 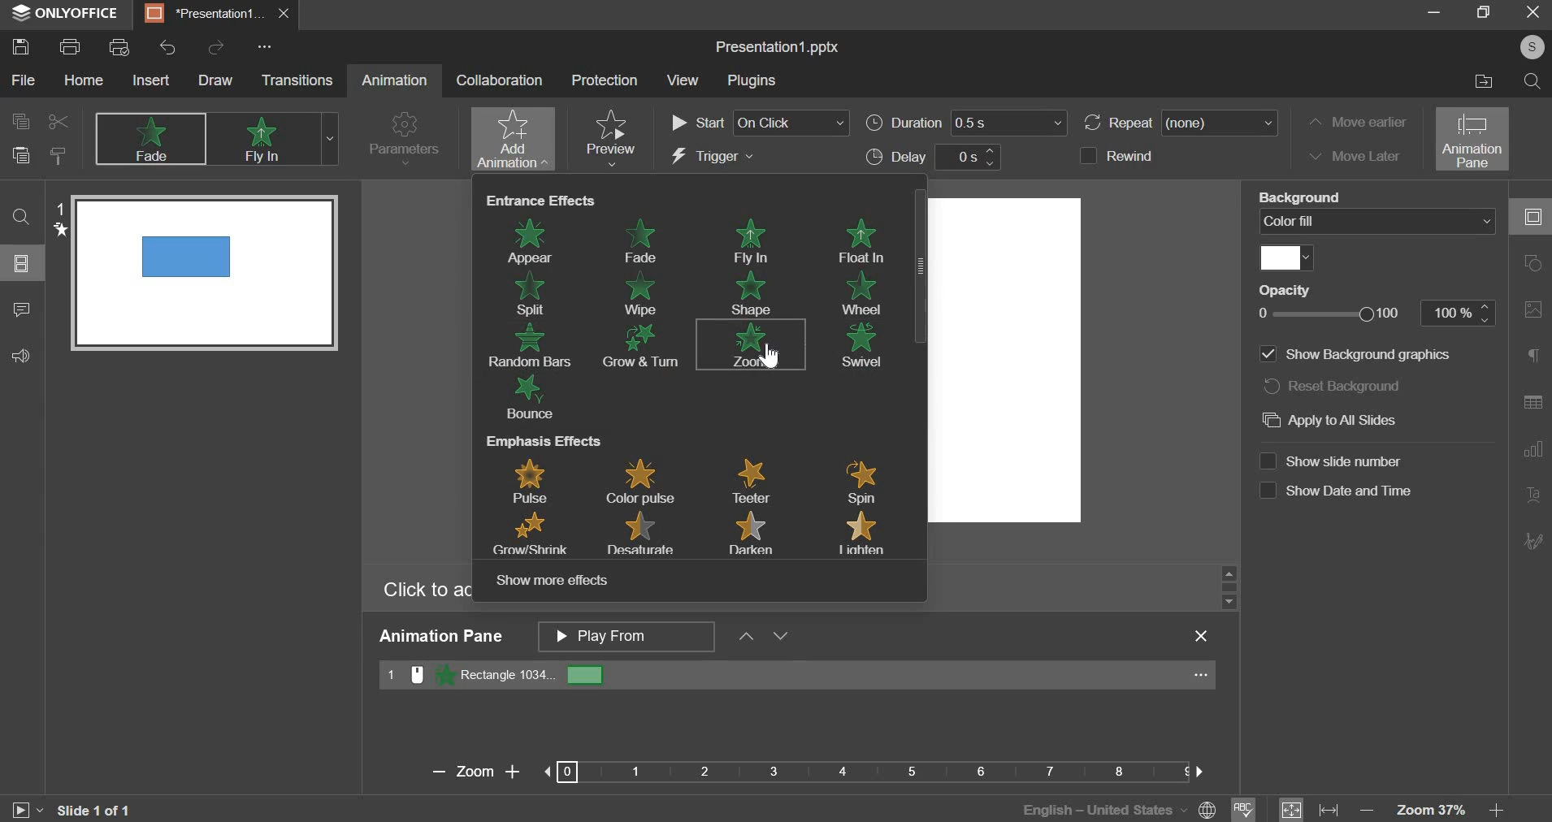 What do you see at coordinates (966, 120) in the screenshot?
I see `duration` at bounding box center [966, 120].